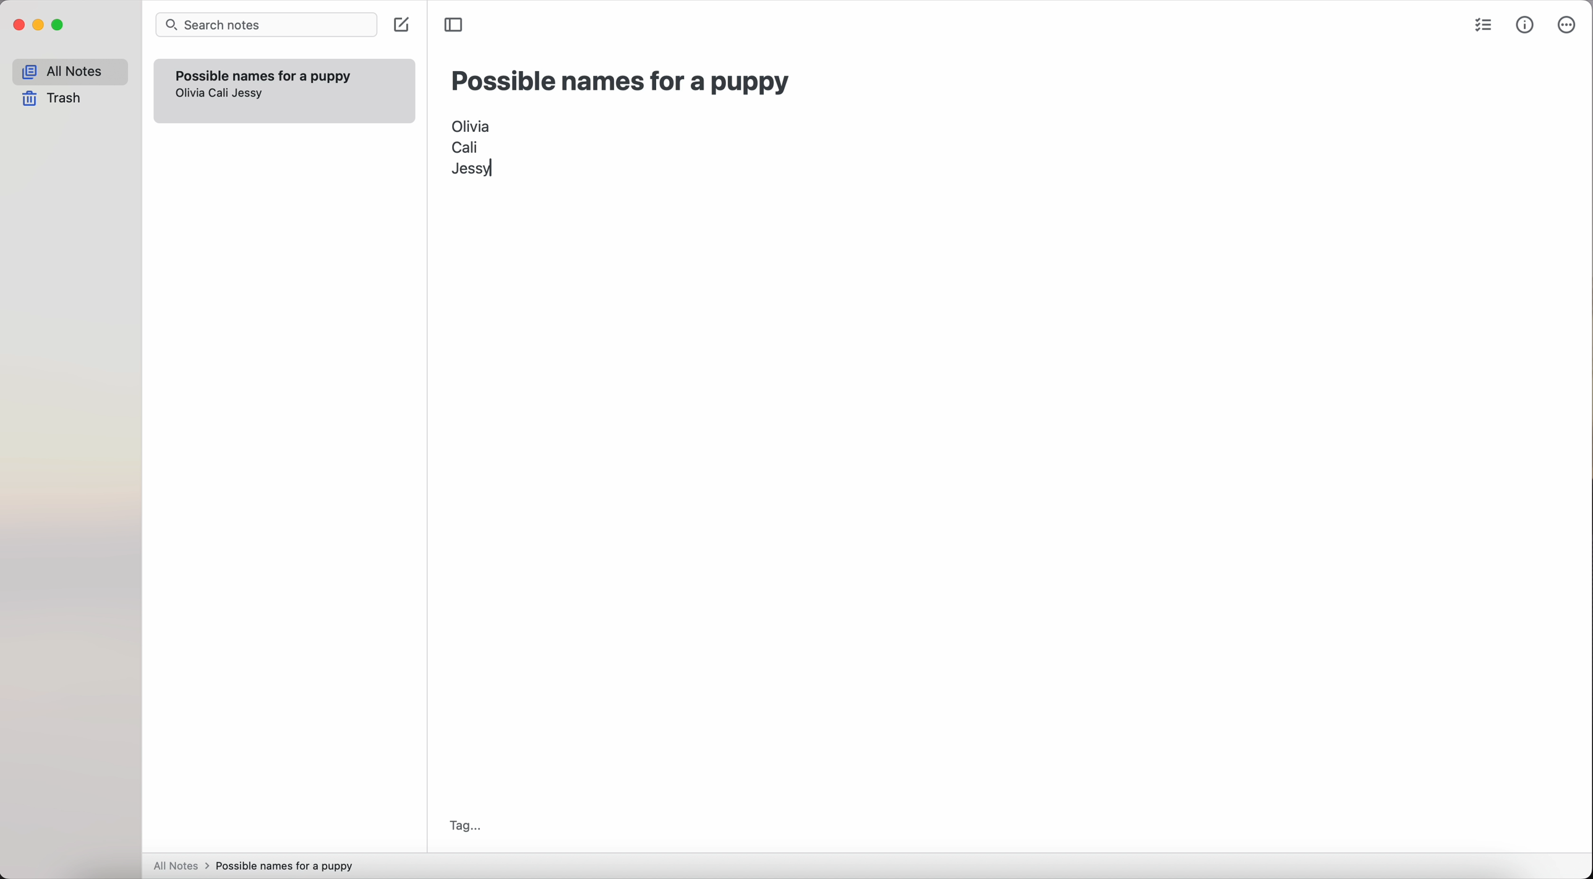 This screenshot has width=1593, height=879. Describe the element at coordinates (39, 26) in the screenshot. I see `minimize` at that location.